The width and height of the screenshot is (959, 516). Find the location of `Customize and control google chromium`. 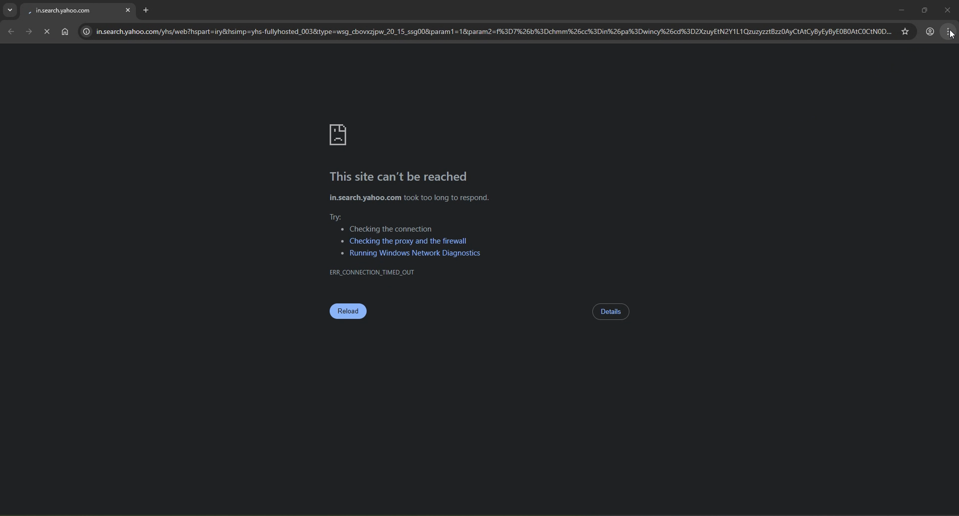

Customize and control google chromium is located at coordinates (950, 32).